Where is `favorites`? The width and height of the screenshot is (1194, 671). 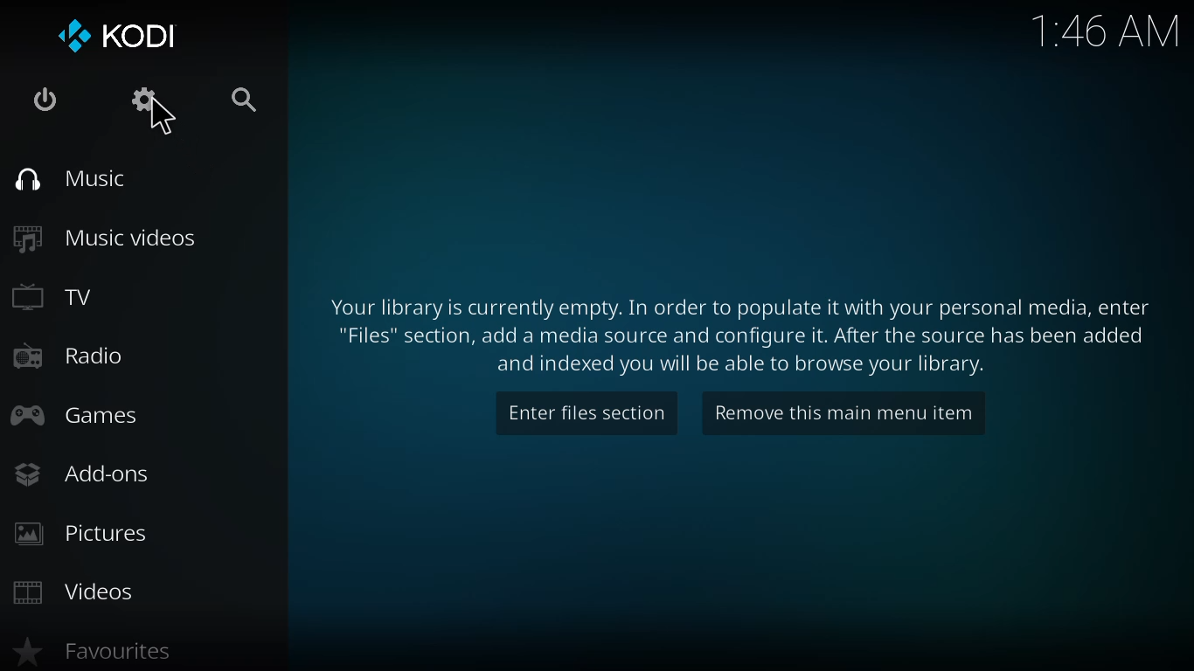 favorites is located at coordinates (92, 650).